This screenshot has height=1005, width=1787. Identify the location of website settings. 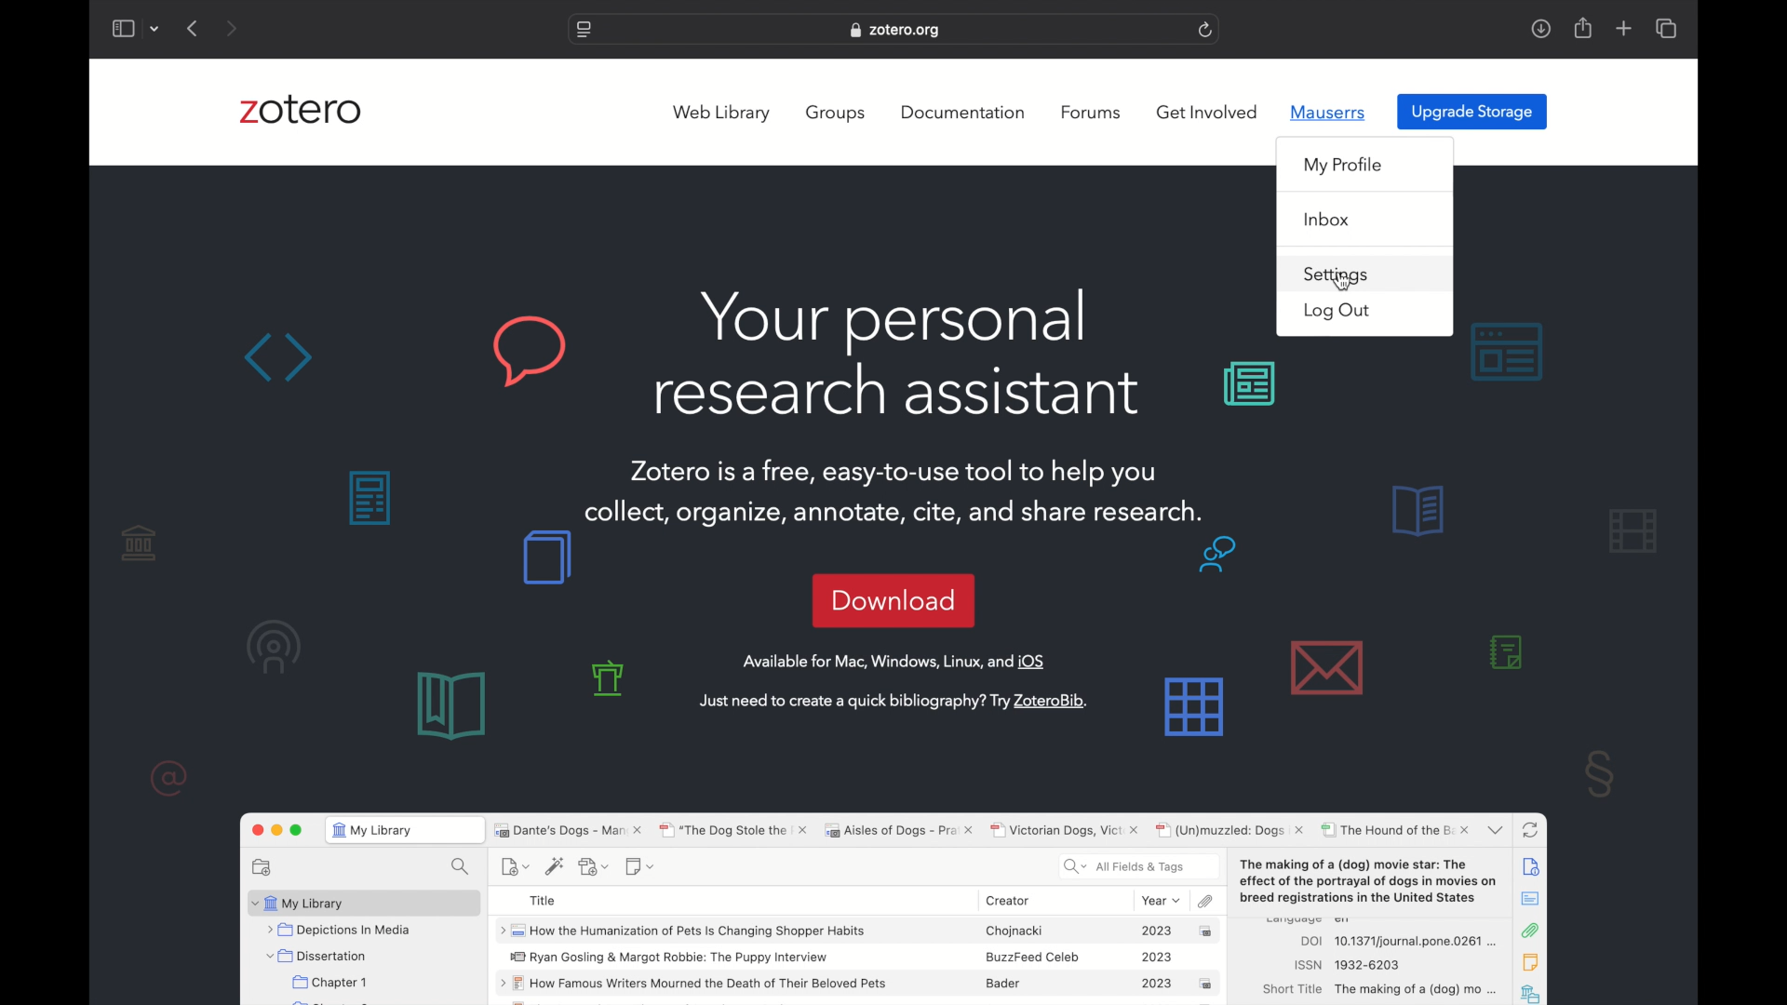
(583, 31).